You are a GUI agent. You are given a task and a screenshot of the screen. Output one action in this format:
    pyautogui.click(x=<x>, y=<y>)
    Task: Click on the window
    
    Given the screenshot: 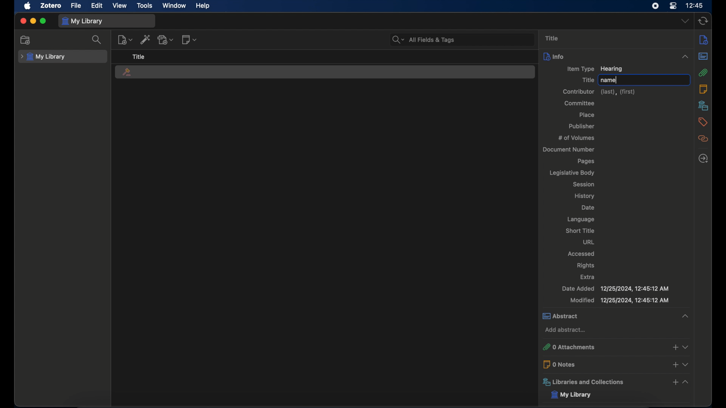 What is the action you would take?
    pyautogui.click(x=175, y=5)
    